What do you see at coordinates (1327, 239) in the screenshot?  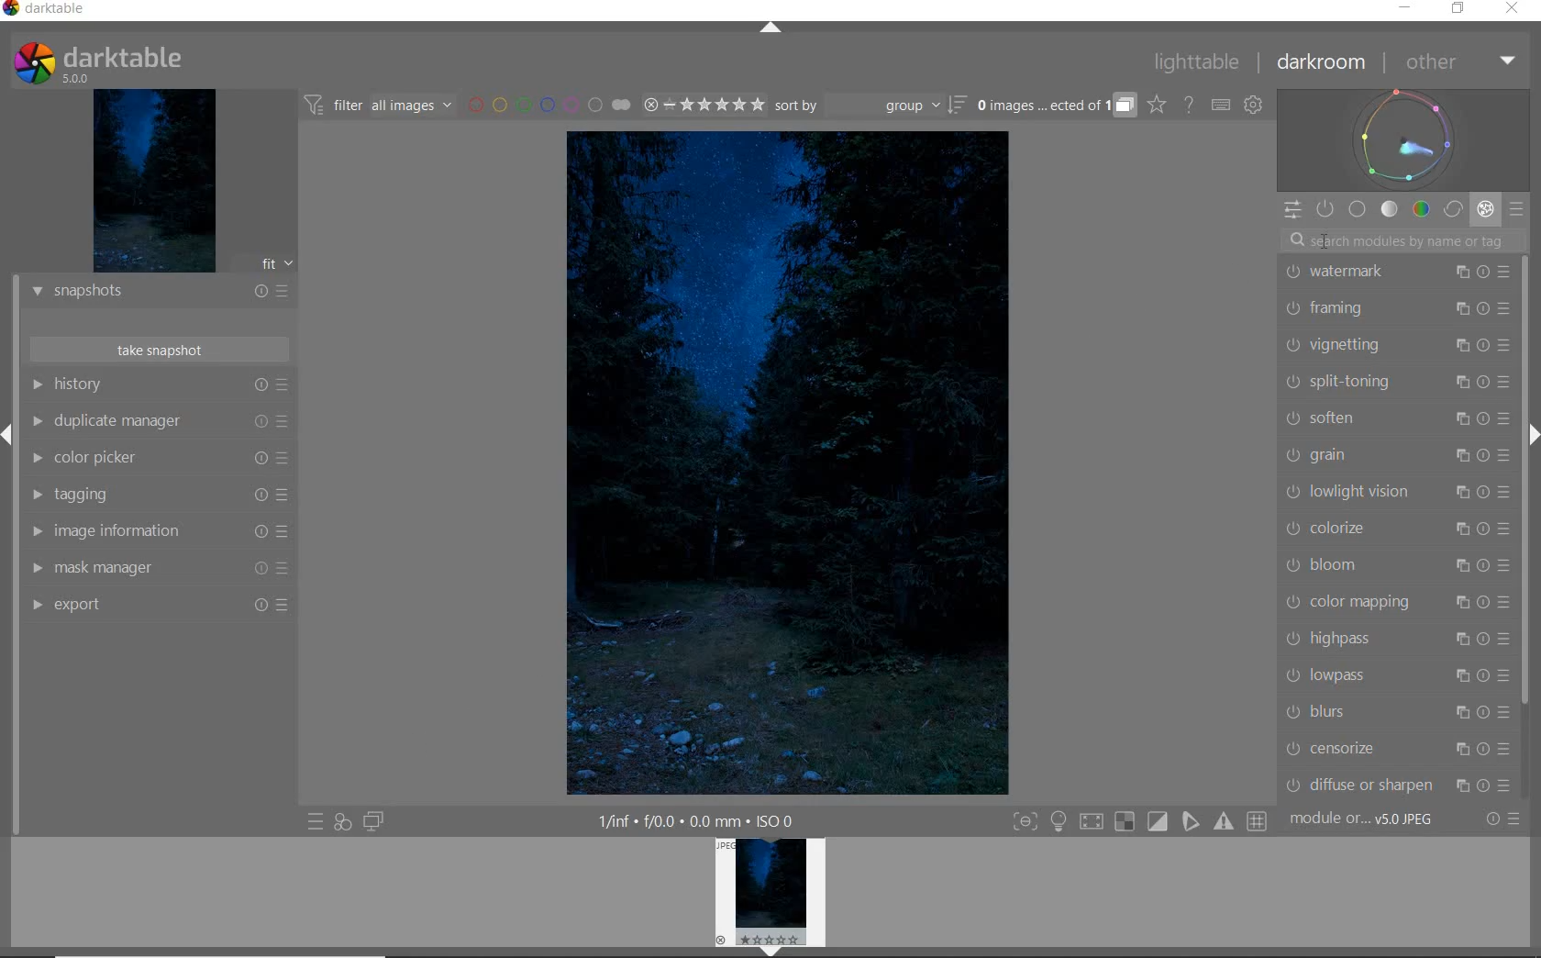 I see `cursor` at bounding box center [1327, 239].